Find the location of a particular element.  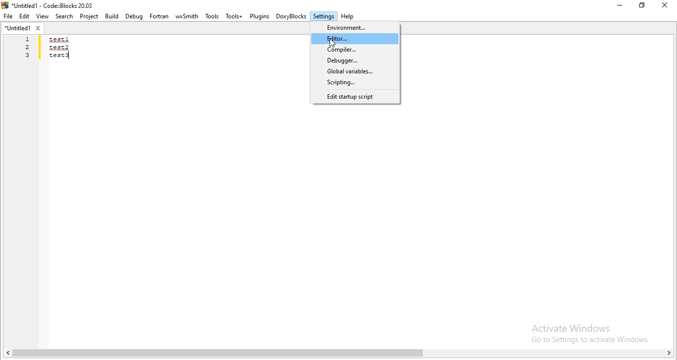

*Untitled1 - Code:Blocks 20.03 is located at coordinates (51, 4).